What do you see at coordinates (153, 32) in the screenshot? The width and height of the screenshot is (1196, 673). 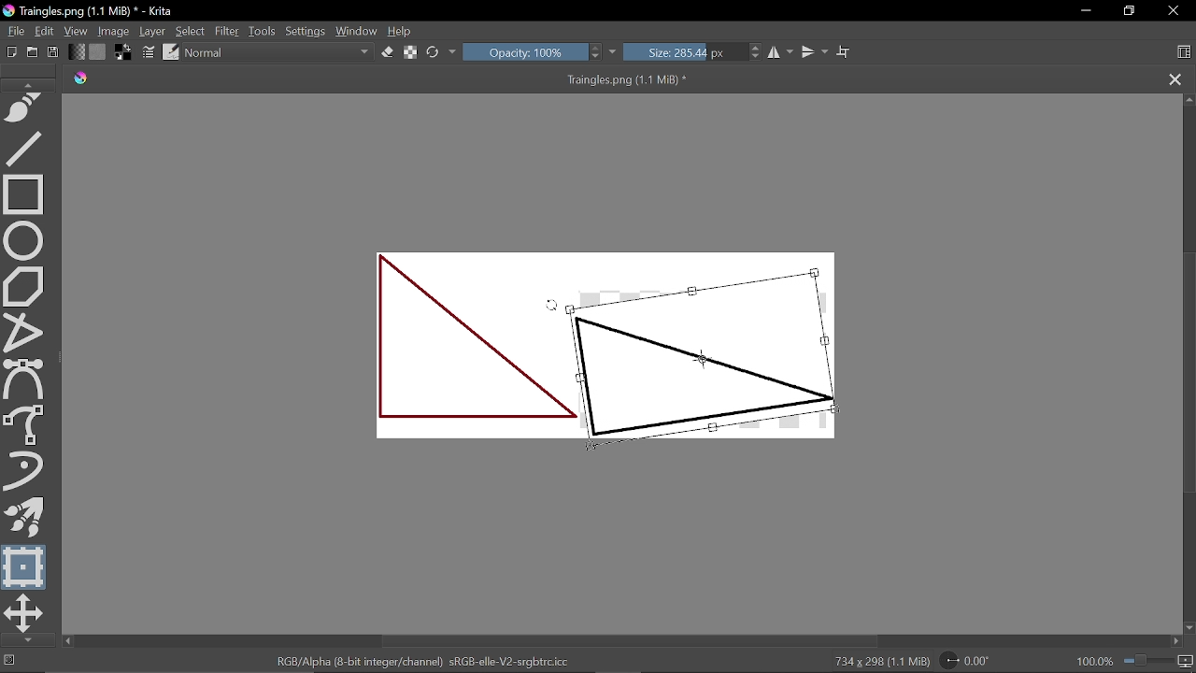 I see `Layer` at bounding box center [153, 32].